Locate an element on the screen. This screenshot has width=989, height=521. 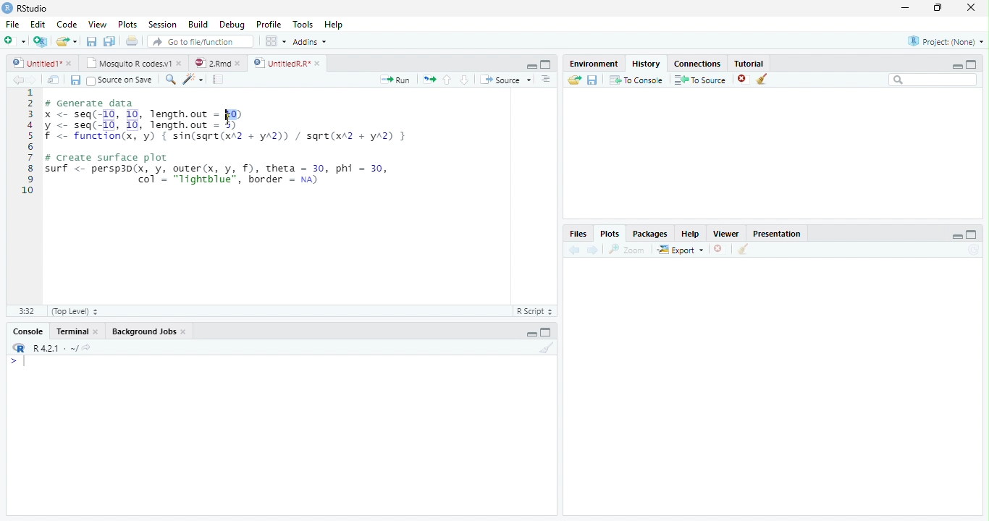
Re-run the previous code region is located at coordinates (429, 79).